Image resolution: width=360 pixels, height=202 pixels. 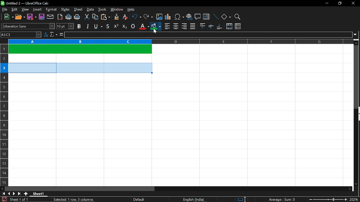 I want to click on text style, so click(x=29, y=26).